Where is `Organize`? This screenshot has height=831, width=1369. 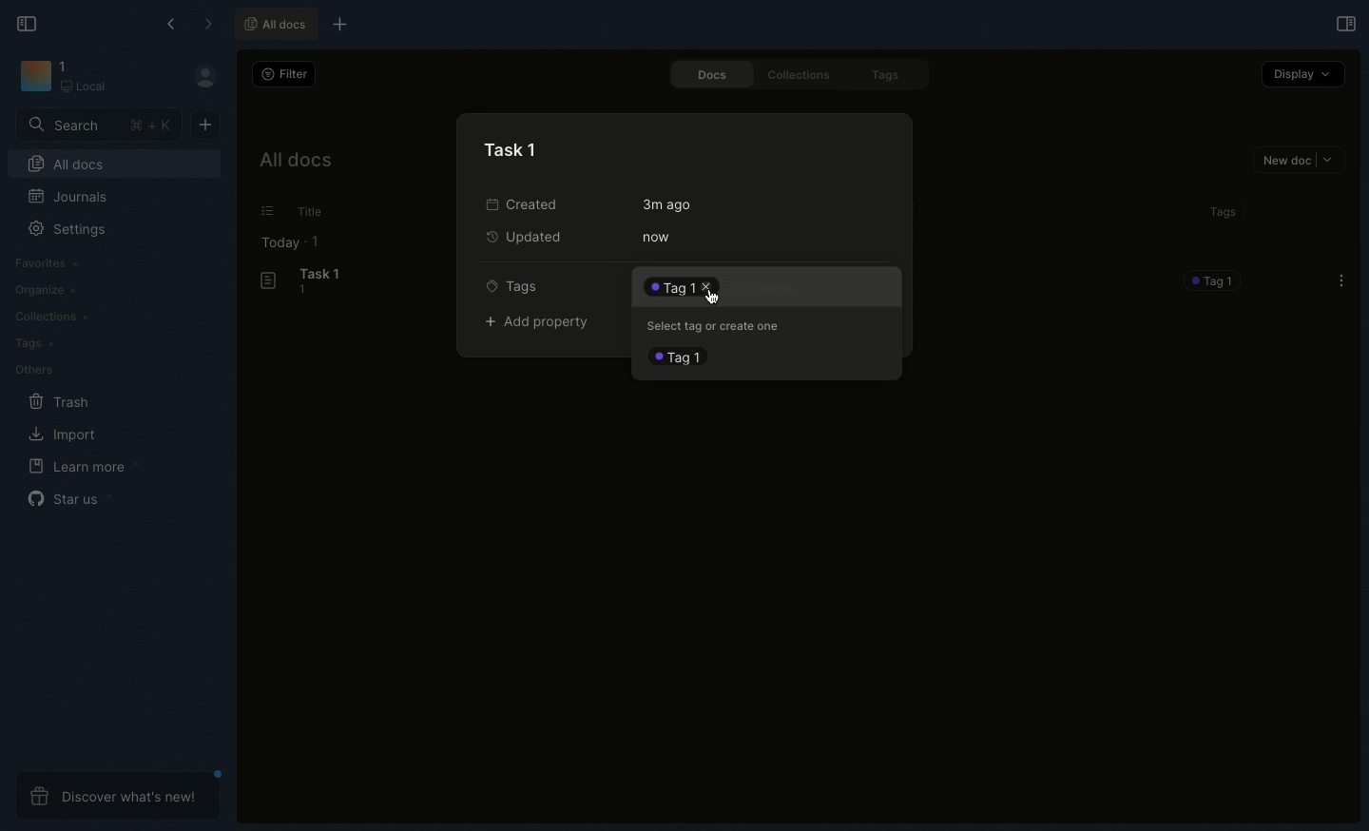
Organize is located at coordinates (47, 291).